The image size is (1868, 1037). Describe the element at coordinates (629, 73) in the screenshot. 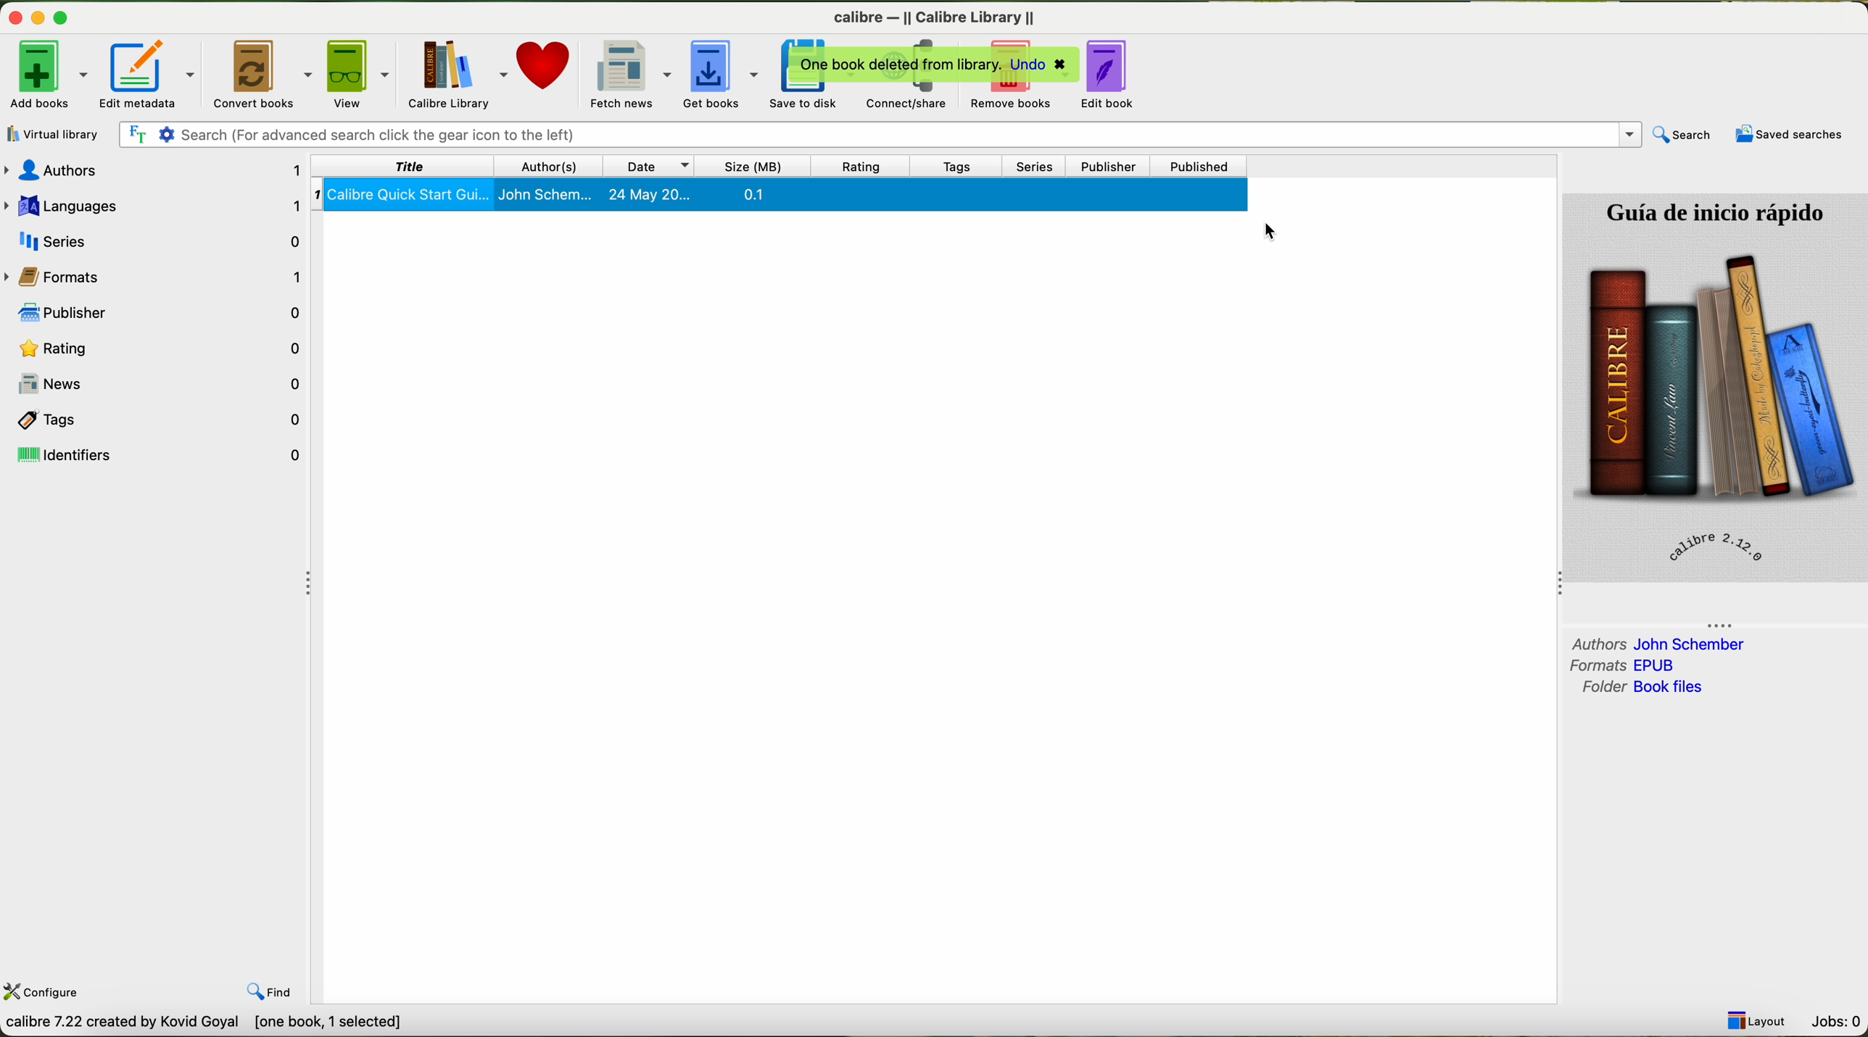

I see `fletch news` at that location.